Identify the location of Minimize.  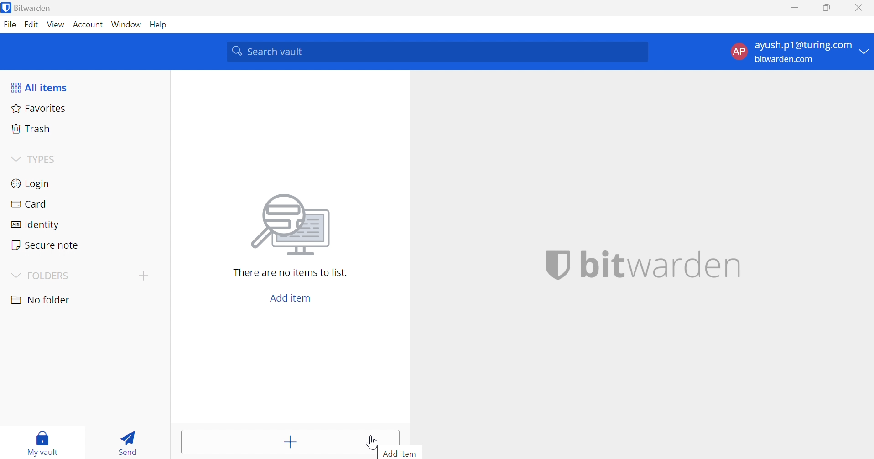
(795, 9).